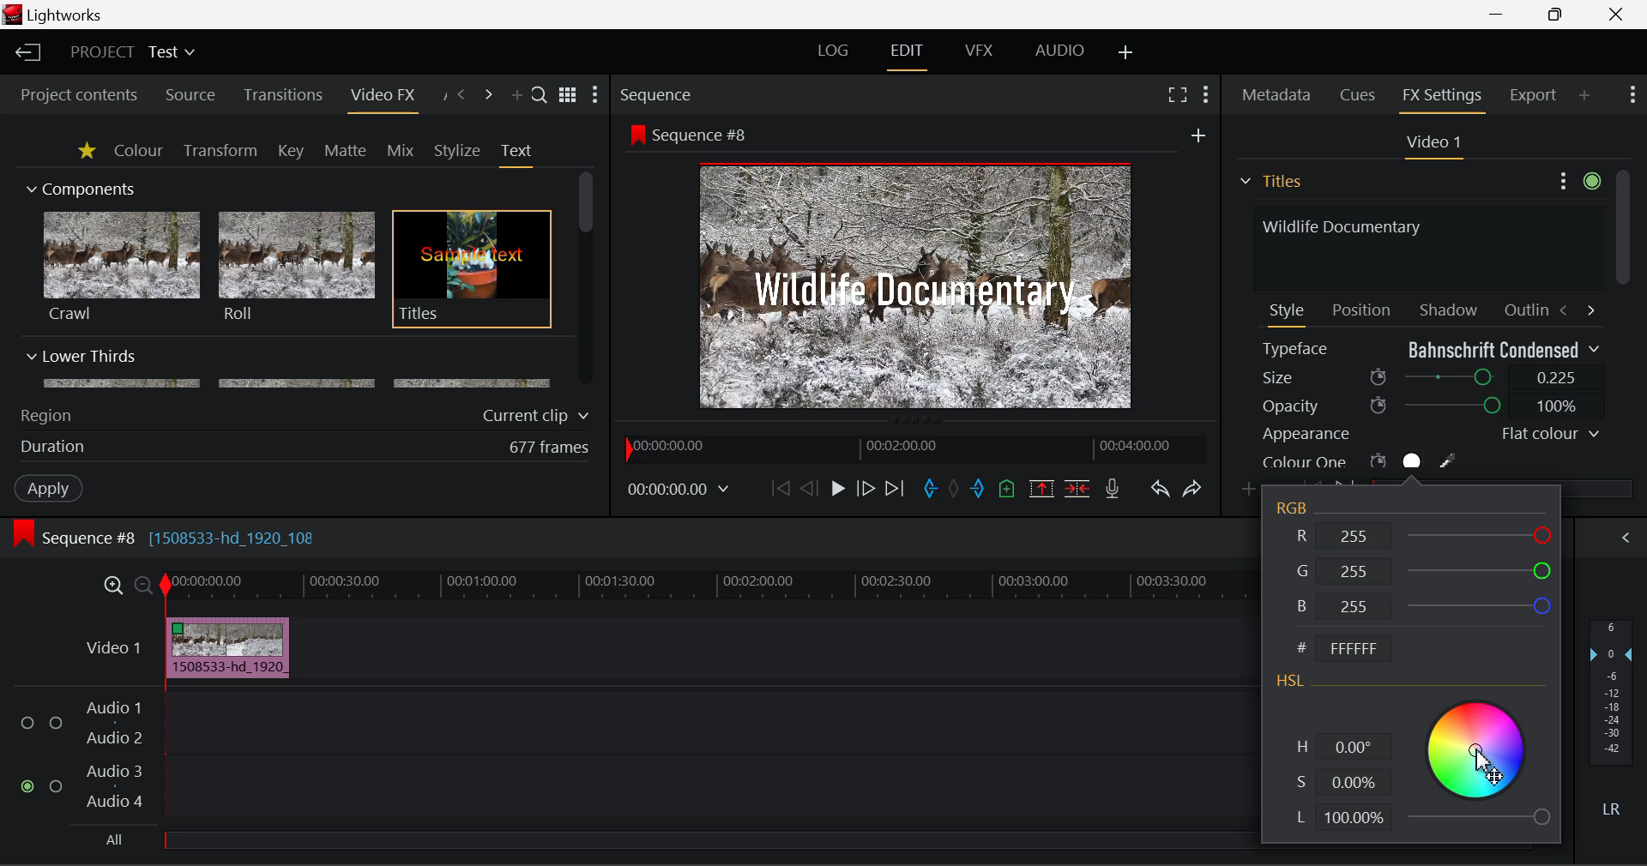  Describe the element at coordinates (1633, 93) in the screenshot. I see `Show Settings` at that location.